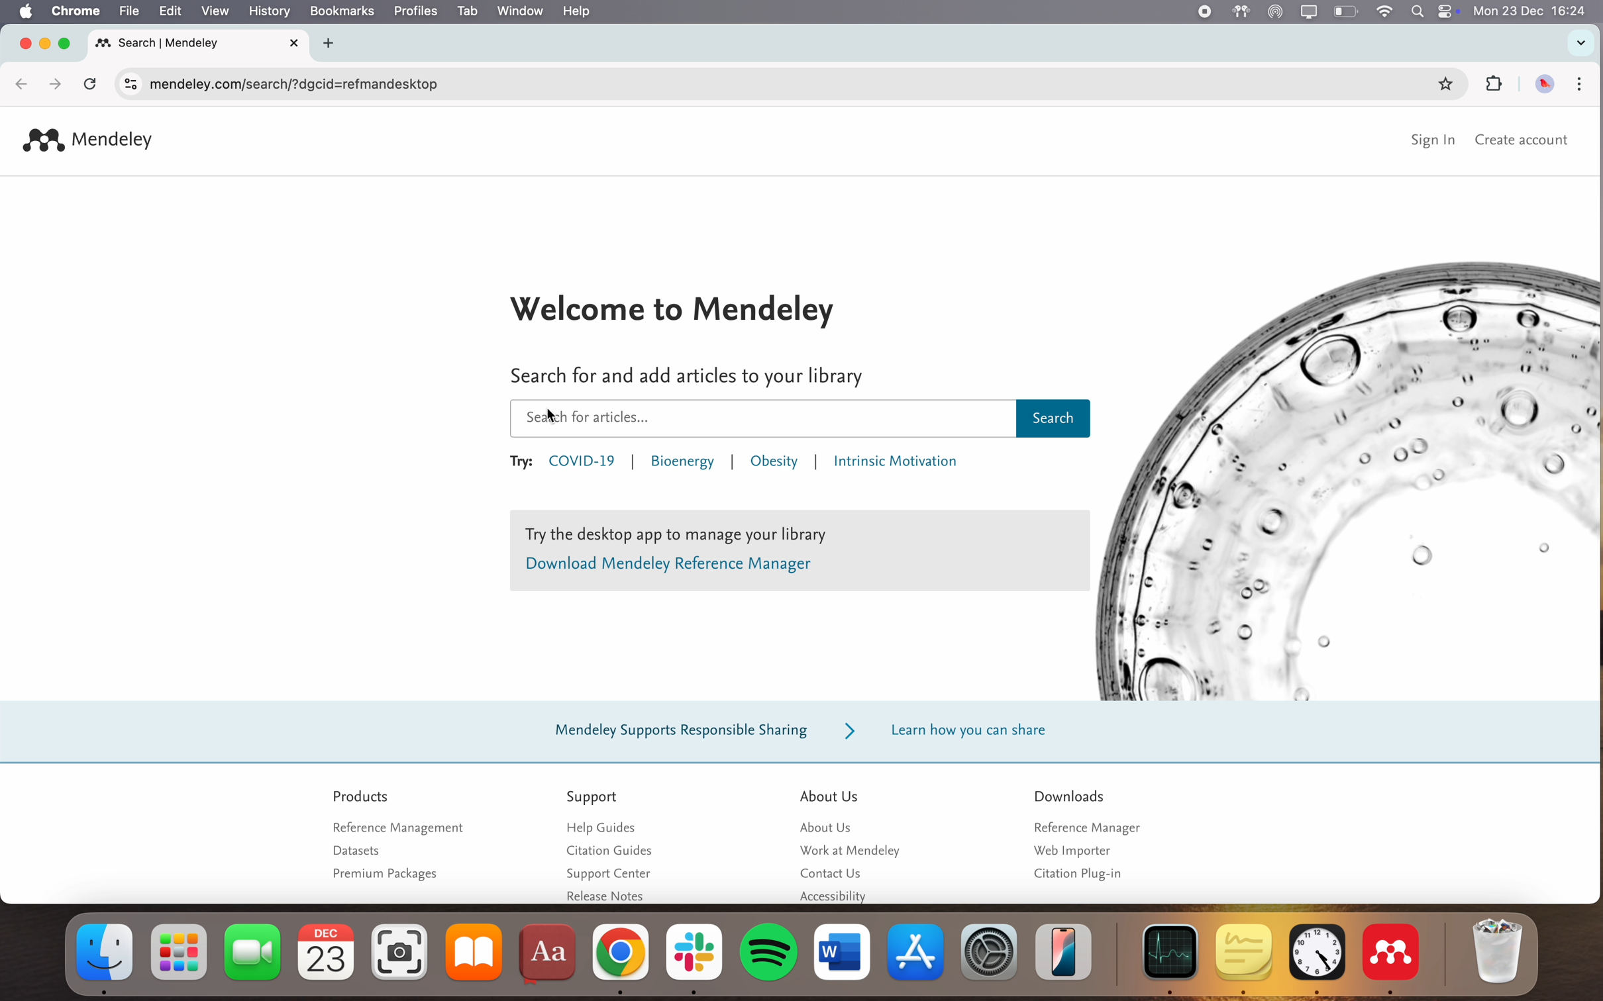 Image resolution: width=1603 pixels, height=1001 pixels. What do you see at coordinates (1084, 828) in the screenshot?
I see `reference manager` at bounding box center [1084, 828].